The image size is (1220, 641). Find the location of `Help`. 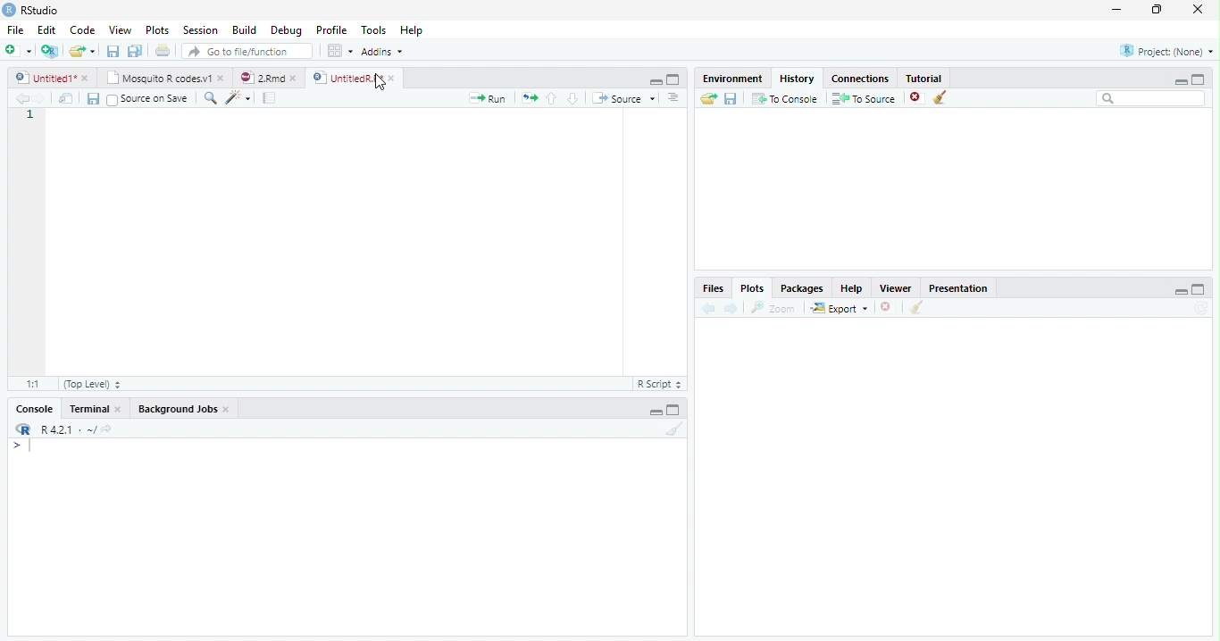

Help is located at coordinates (411, 32).